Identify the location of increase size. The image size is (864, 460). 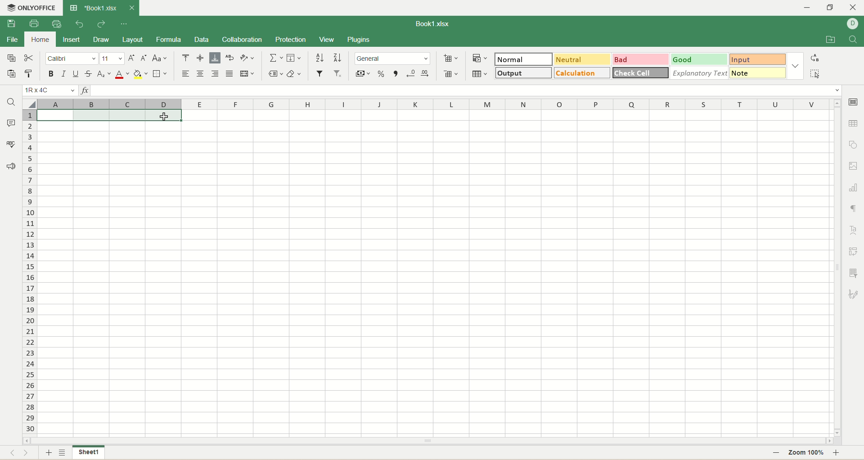
(132, 58).